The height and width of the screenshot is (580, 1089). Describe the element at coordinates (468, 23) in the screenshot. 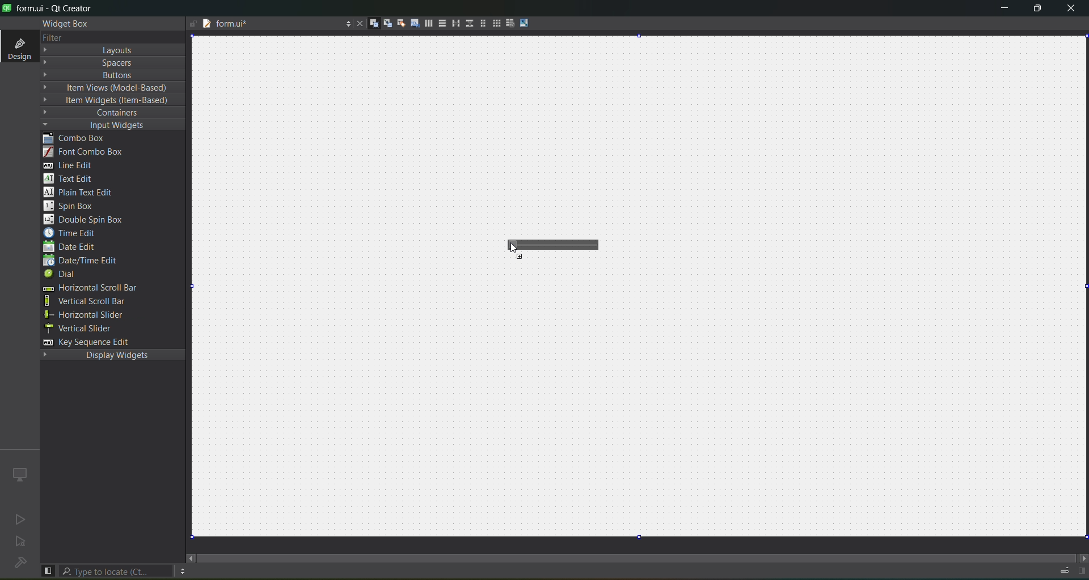

I see `vertical splitter` at that location.